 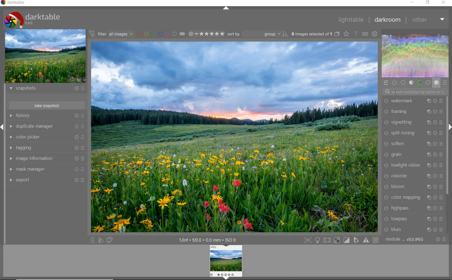 What do you see at coordinates (420, 82) in the screenshot?
I see `color` at bounding box center [420, 82].